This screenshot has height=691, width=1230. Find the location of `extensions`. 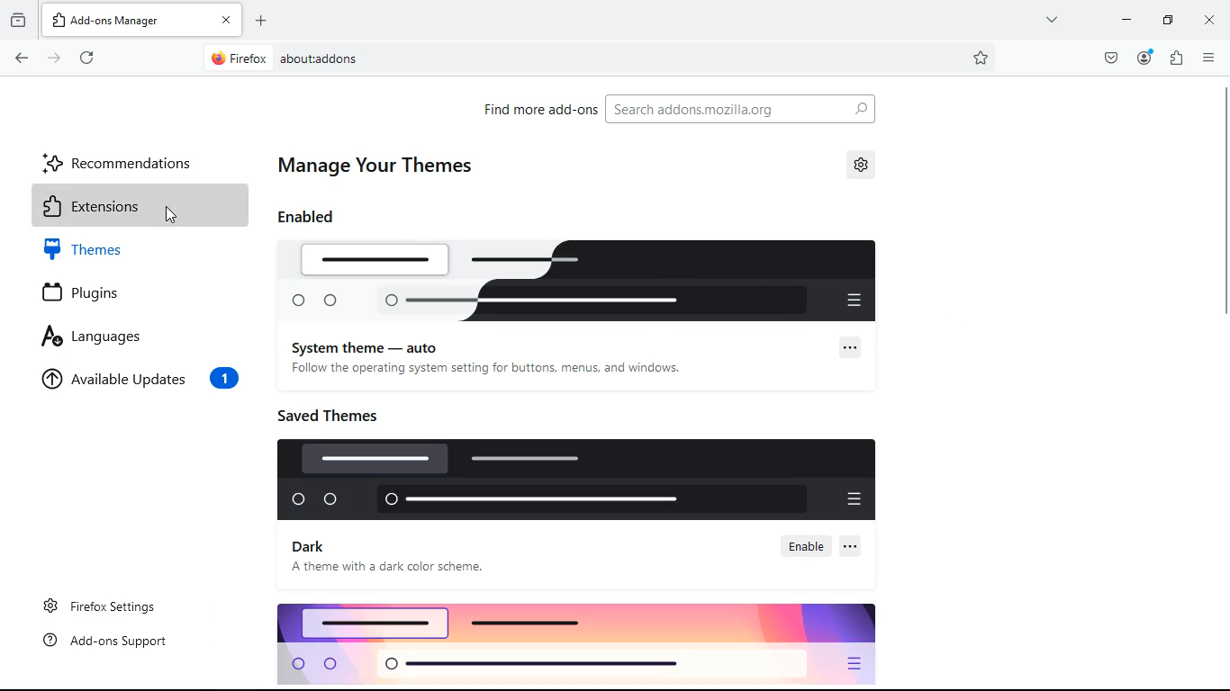

extensions is located at coordinates (1179, 57).